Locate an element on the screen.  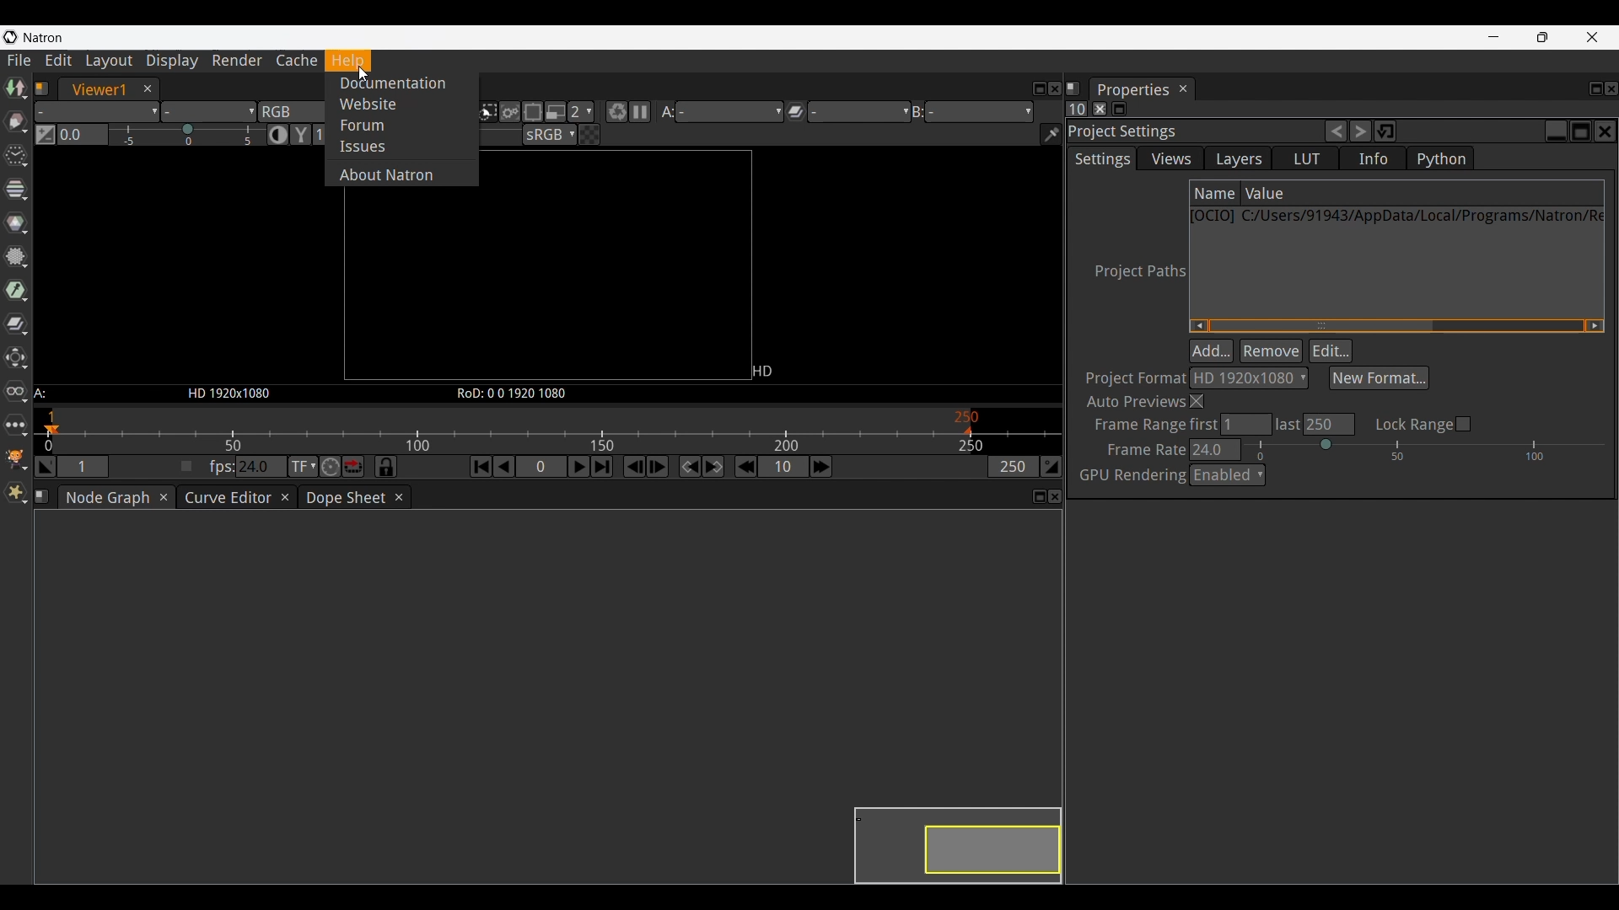
Next increment is located at coordinates (820, 467).